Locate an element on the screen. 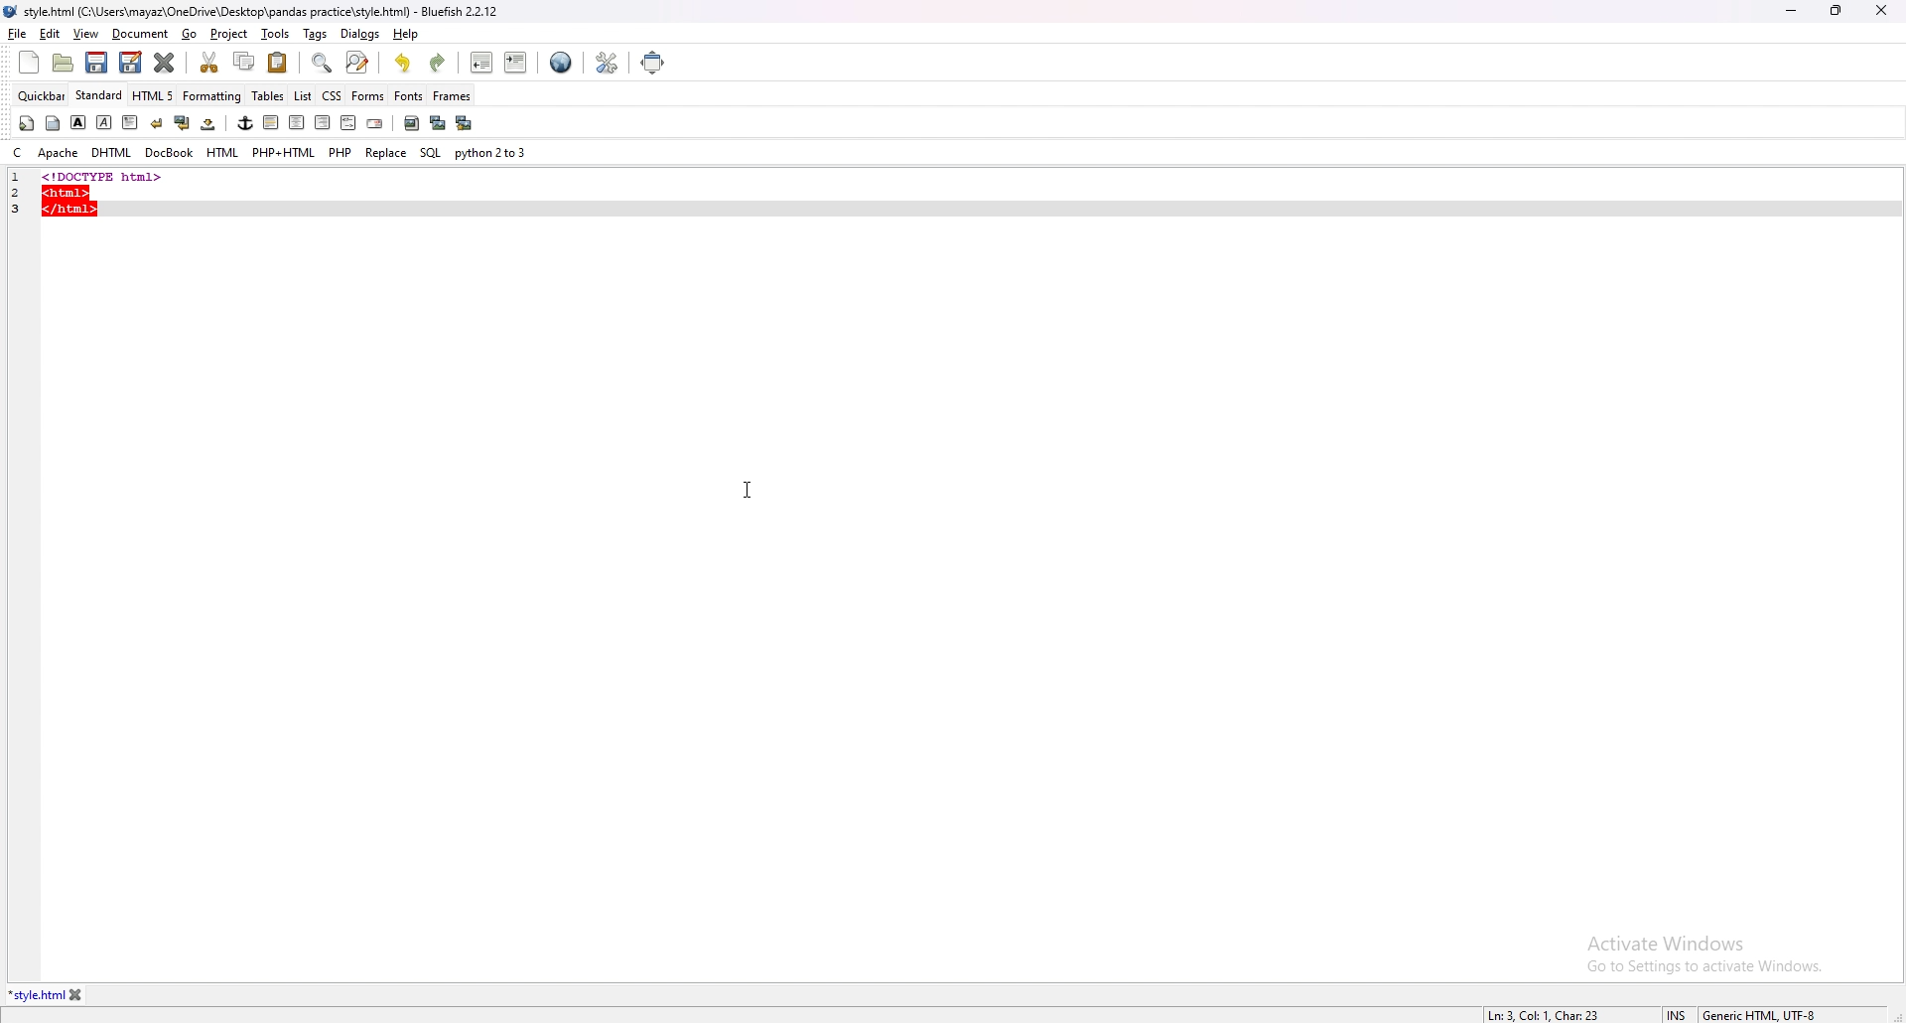 The image size is (1906, 1023). full screen is located at coordinates (655, 62).